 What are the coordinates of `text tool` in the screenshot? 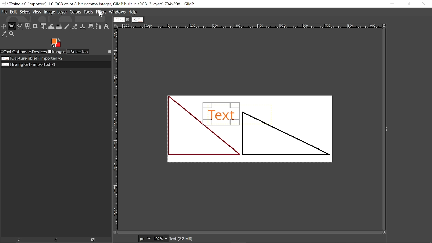 It's located at (107, 27).